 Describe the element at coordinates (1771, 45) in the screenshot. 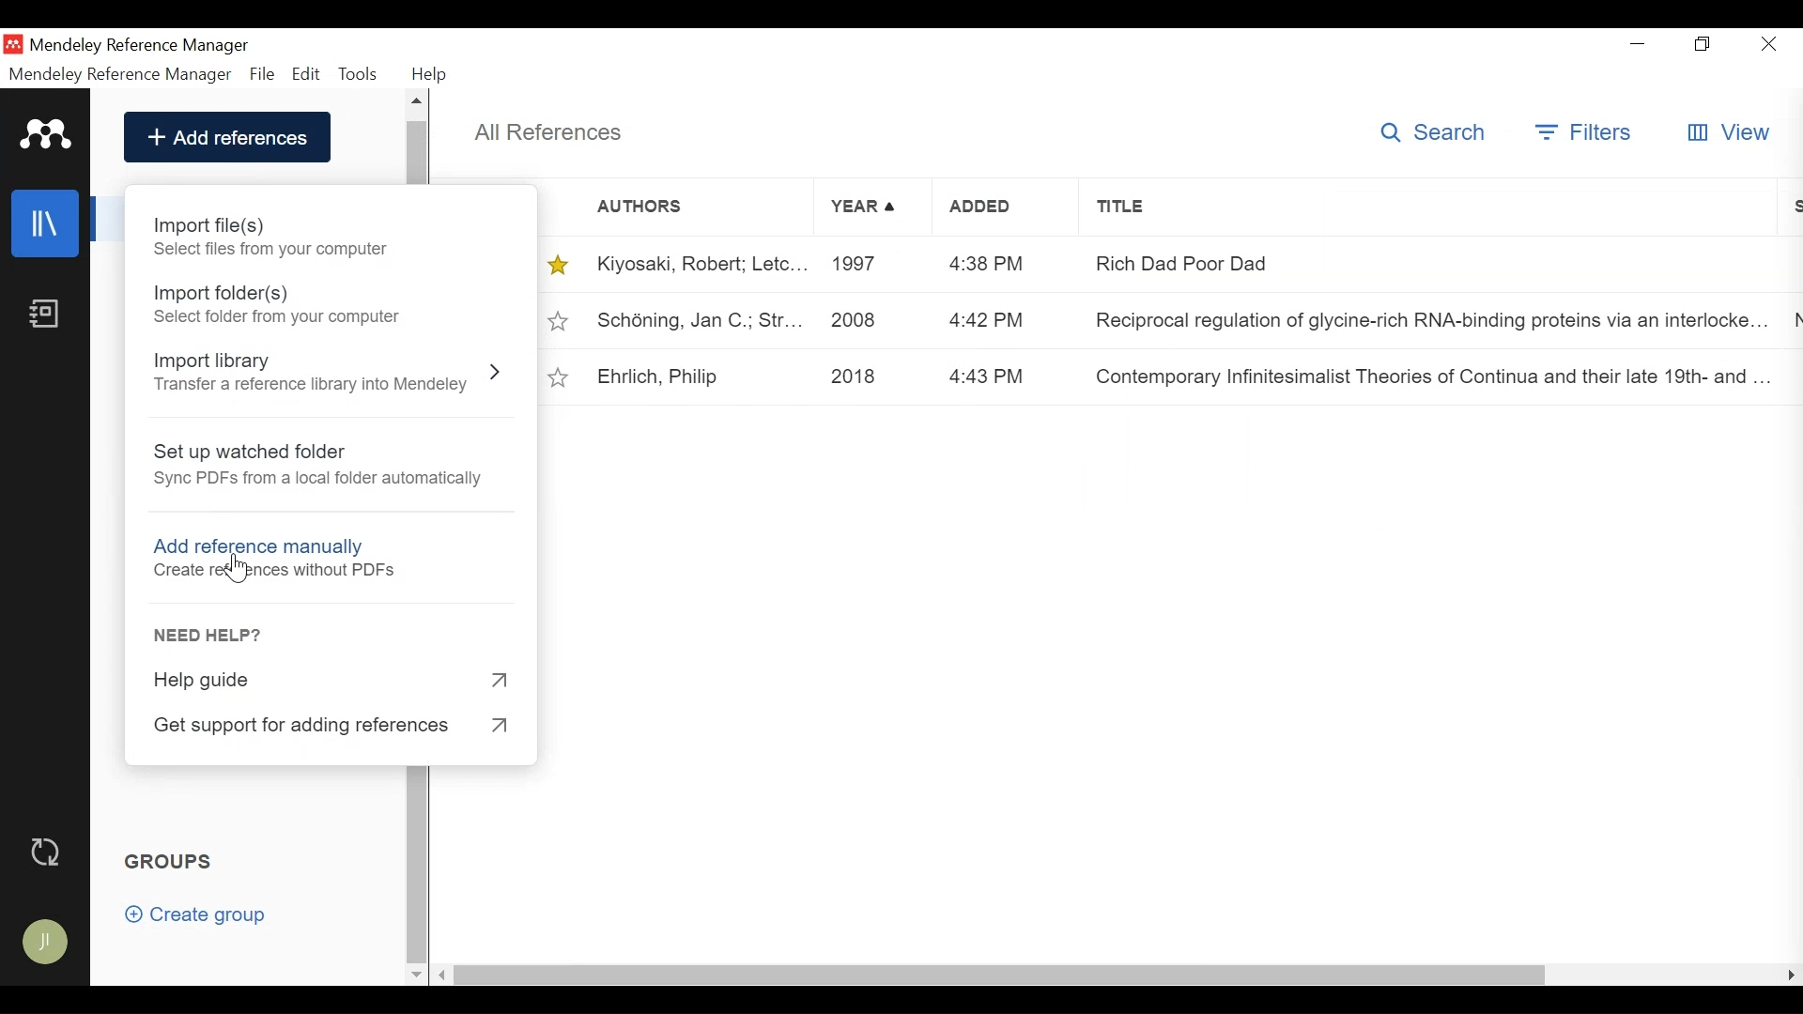

I see `Close` at that location.